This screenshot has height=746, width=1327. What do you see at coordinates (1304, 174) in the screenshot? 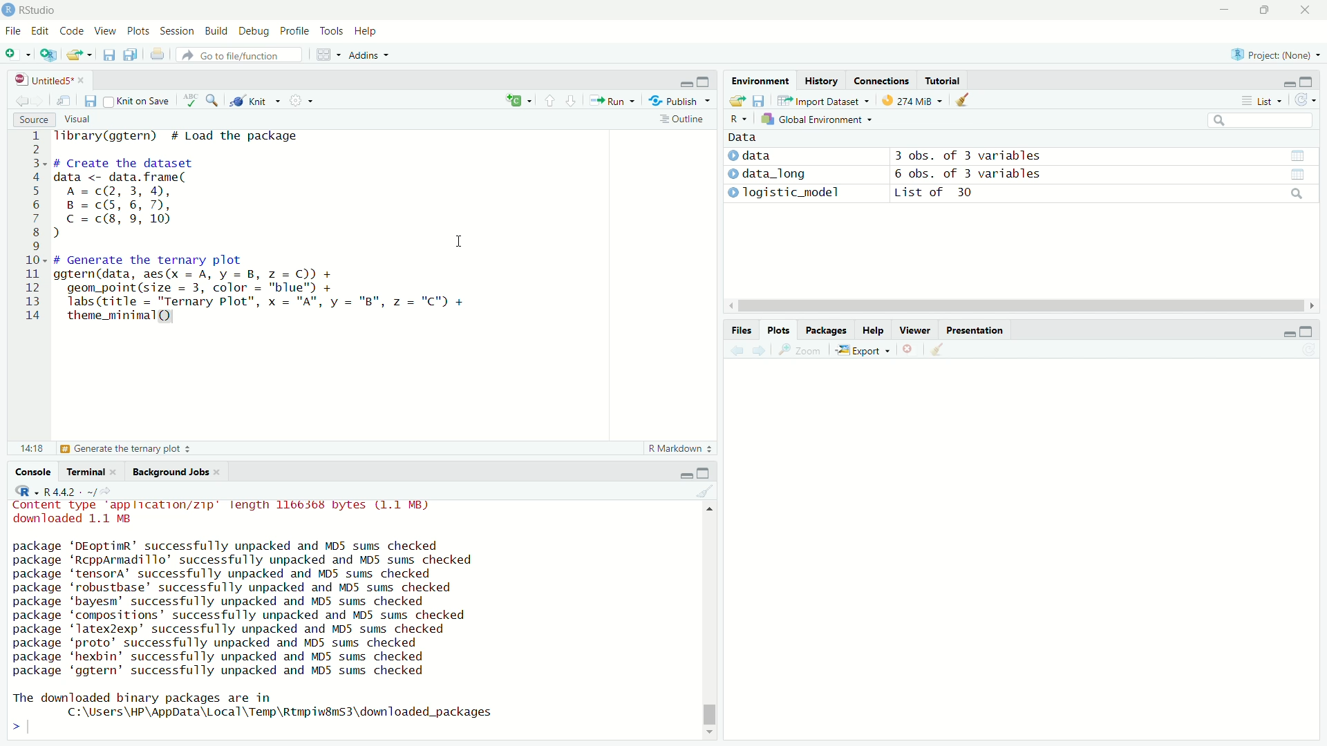
I see `view` at bounding box center [1304, 174].